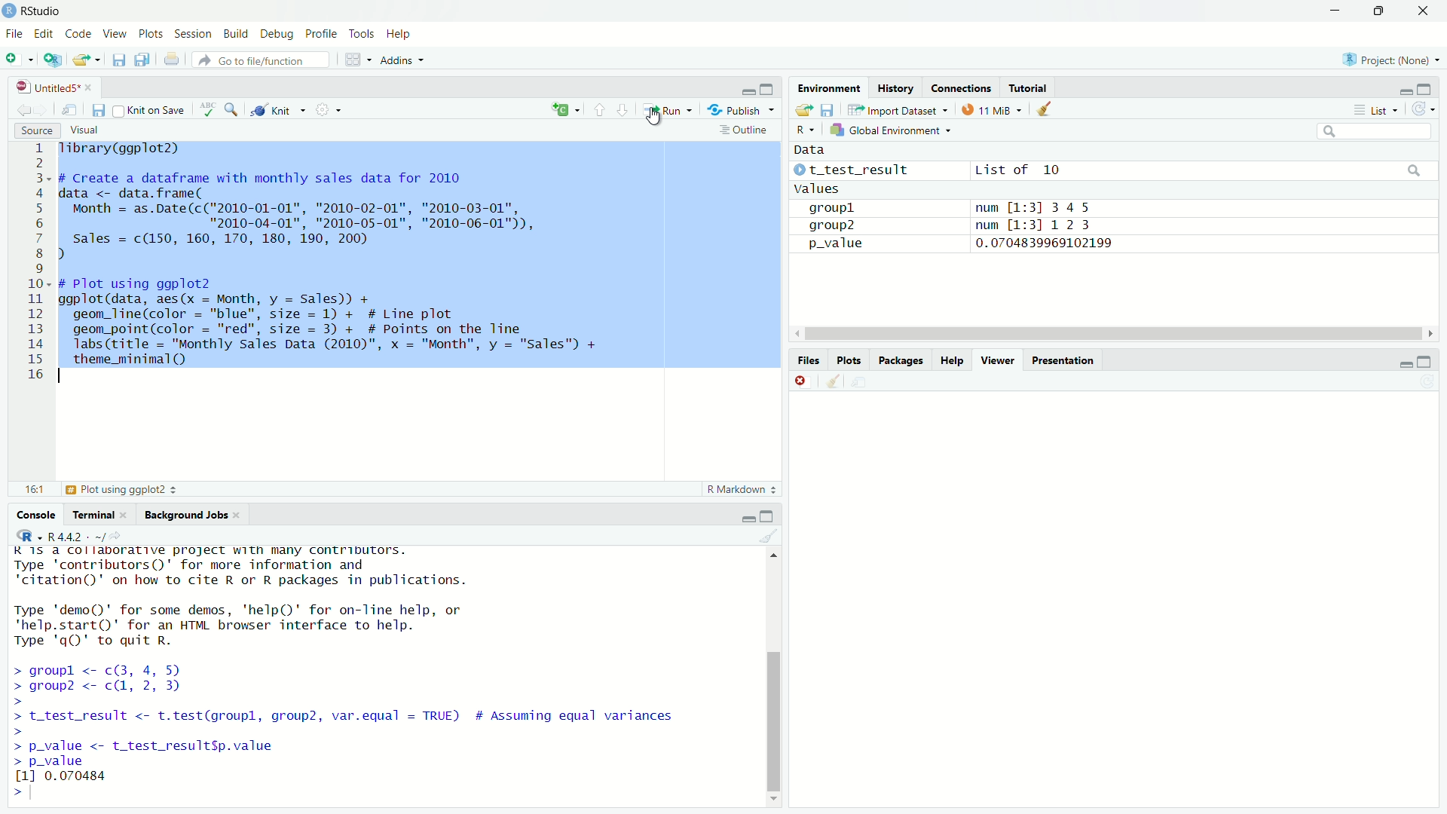 This screenshot has width=1447, height=814. Describe the element at coordinates (1048, 108) in the screenshot. I see `clear object from workspace` at that location.